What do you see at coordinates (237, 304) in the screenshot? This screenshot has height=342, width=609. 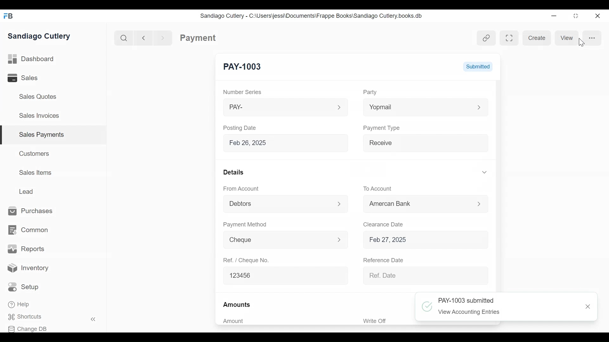 I see `Amounts` at bounding box center [237, 304].